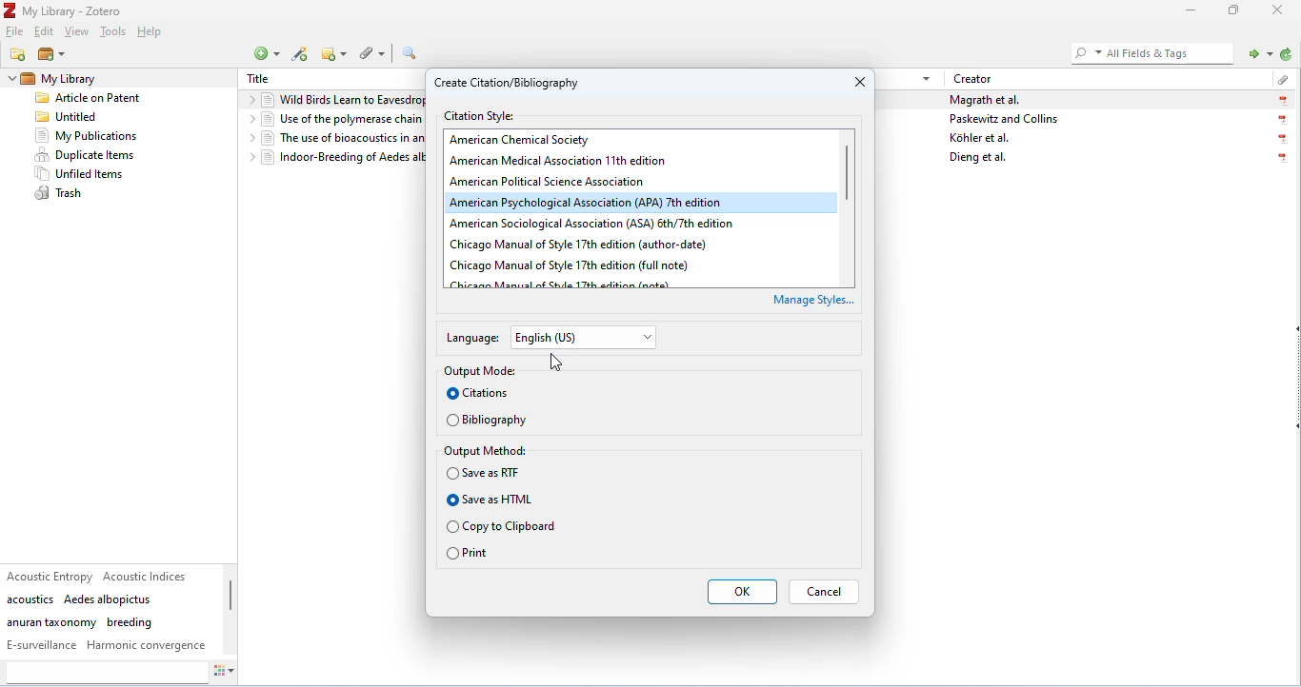 Image resolution: width=1301 pixels, height=687 pixels. Describe the element at coordinates (84, 174) in the screenshot. I see `unfiled items` at that location.